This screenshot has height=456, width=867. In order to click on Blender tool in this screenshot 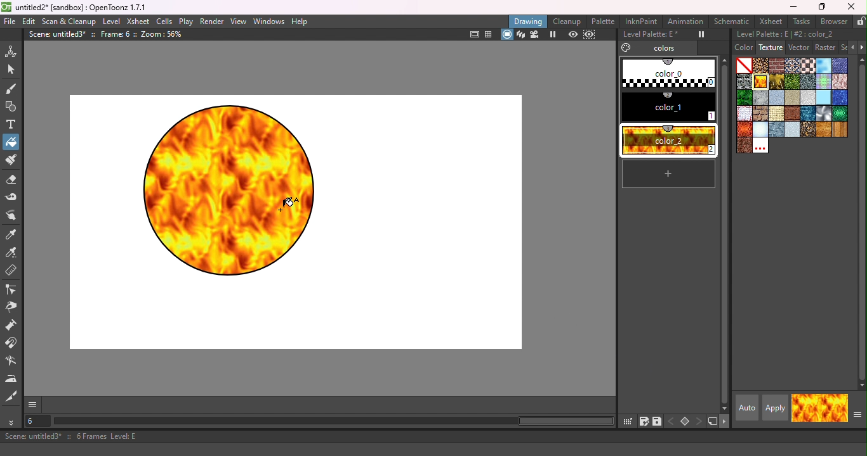, I will do `click(13, 362)`.